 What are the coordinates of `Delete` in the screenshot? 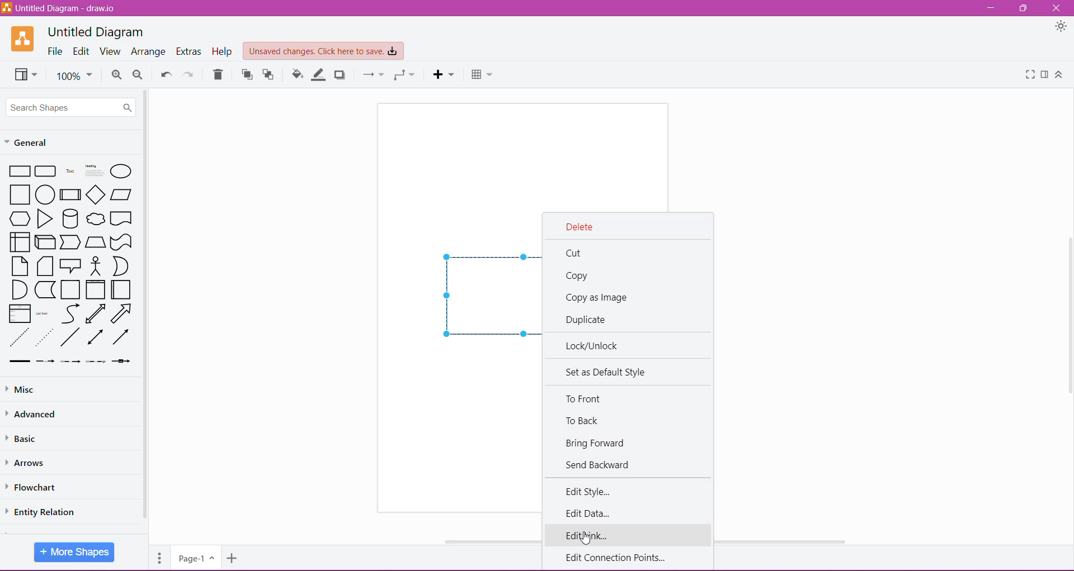 It's located at (219, 74).